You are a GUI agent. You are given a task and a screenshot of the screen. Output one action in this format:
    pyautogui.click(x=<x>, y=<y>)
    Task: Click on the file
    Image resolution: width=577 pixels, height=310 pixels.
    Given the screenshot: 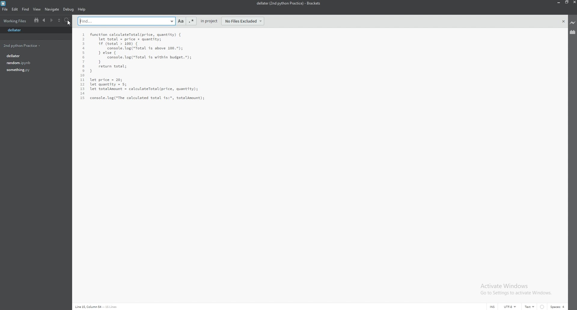 What is the action you would take?
    pyautogui.click(x=5, y=9)
    